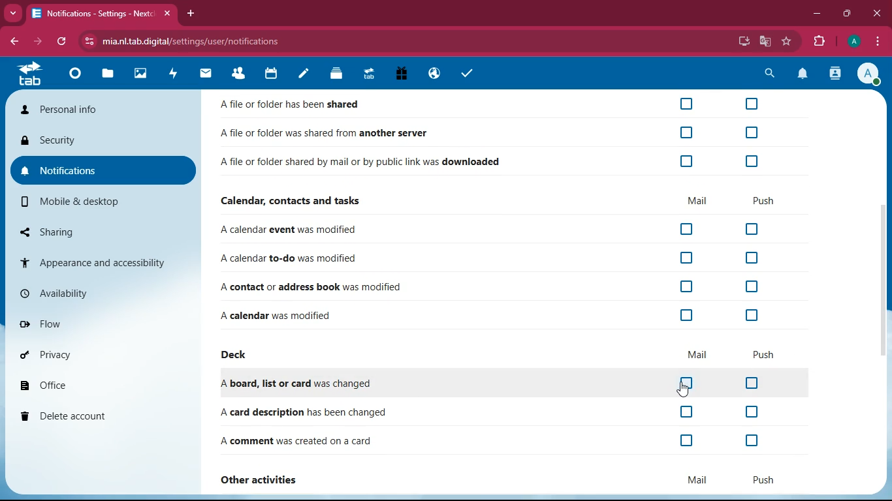 Image resolution: width=892 pixels, height=501 pixels. I want to click on push, so click(759, 198).